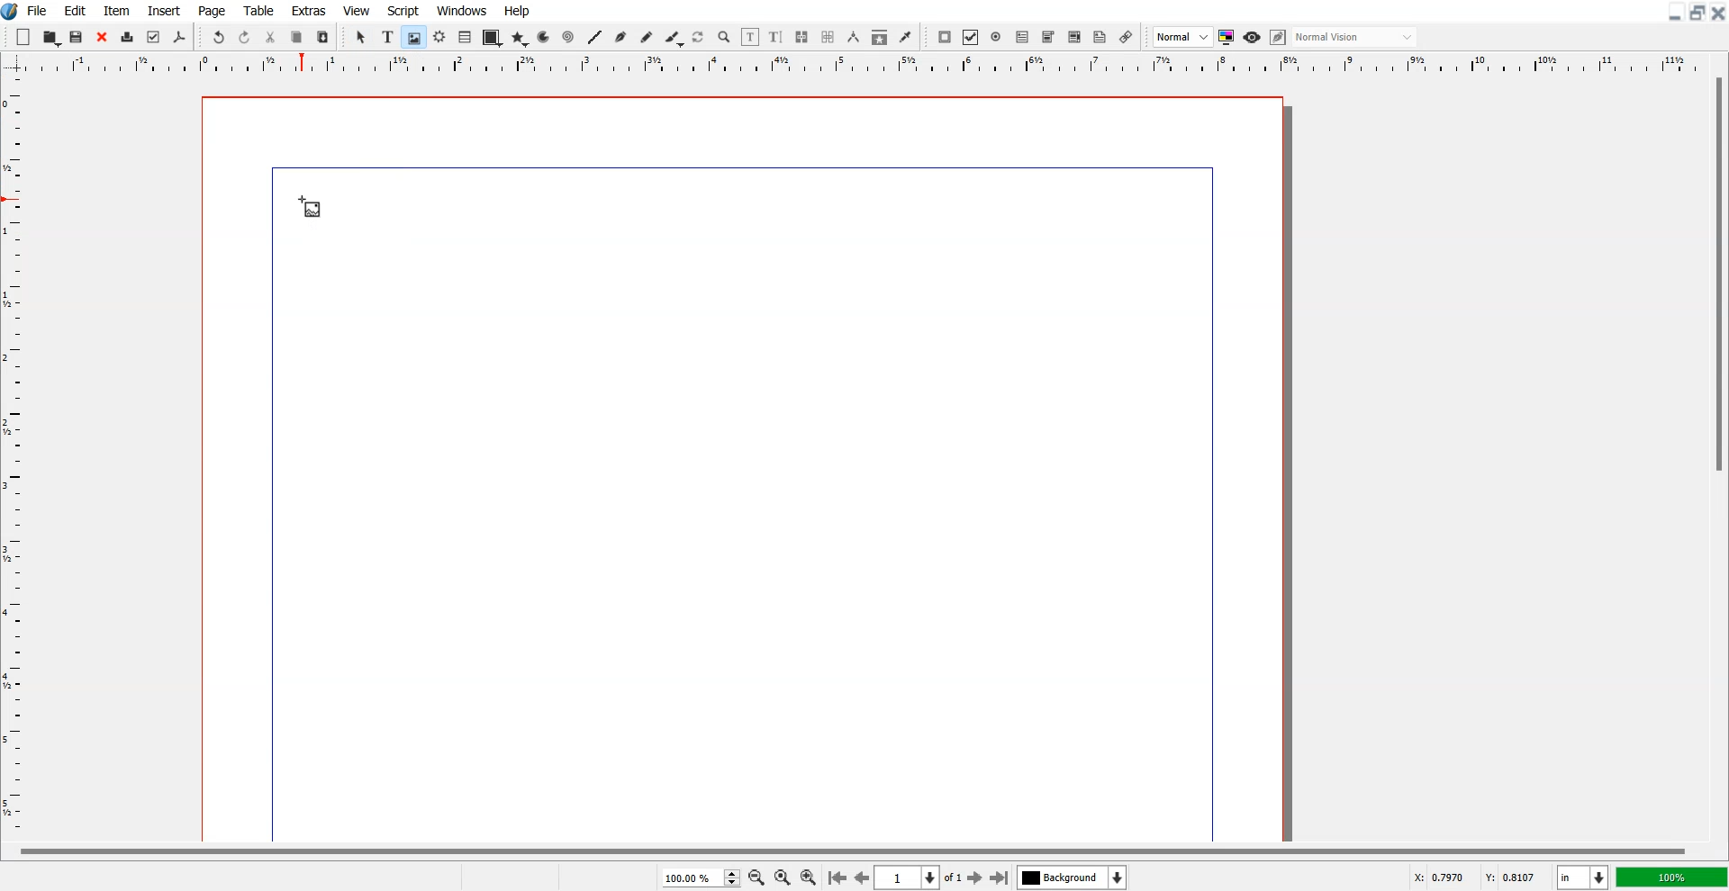  I want to click on Page, so click(213, 10).